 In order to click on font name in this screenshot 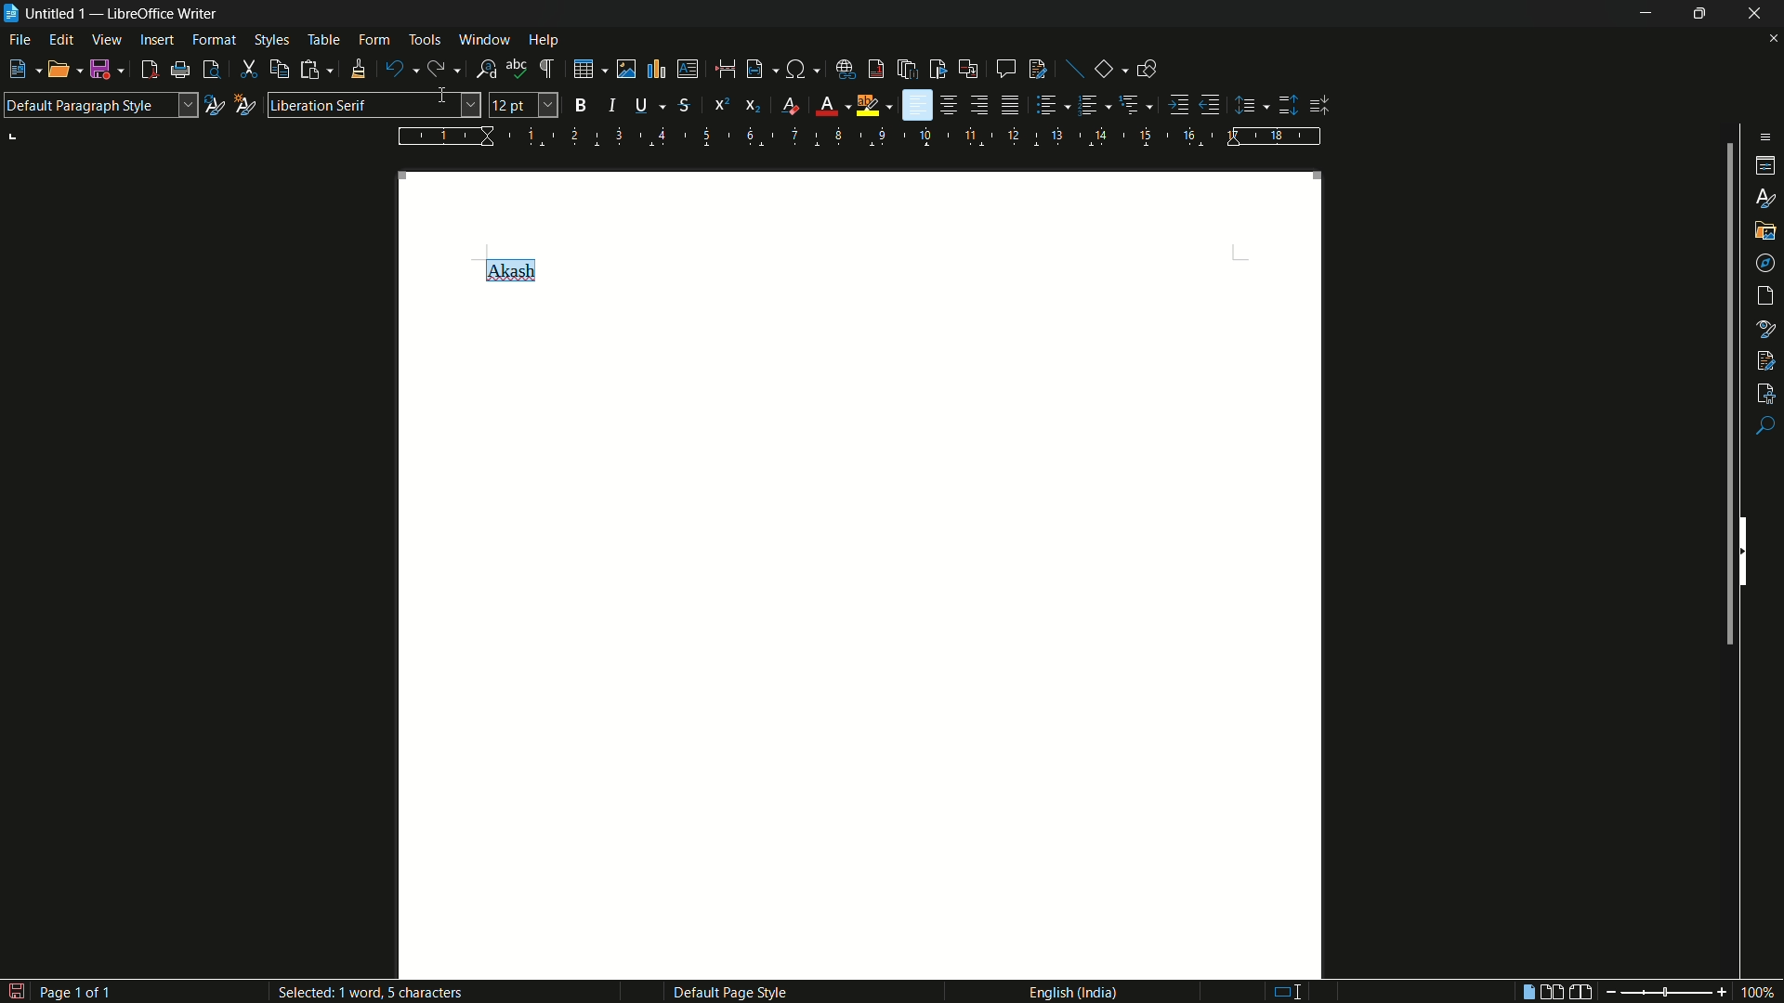, I will do `click(374, 105)`.